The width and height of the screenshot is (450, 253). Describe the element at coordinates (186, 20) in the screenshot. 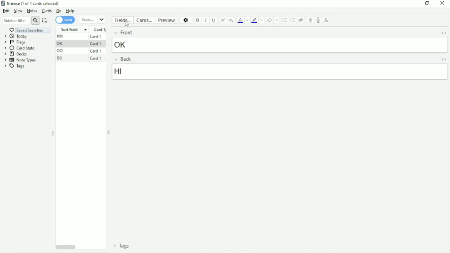

I see `Options` at that location.